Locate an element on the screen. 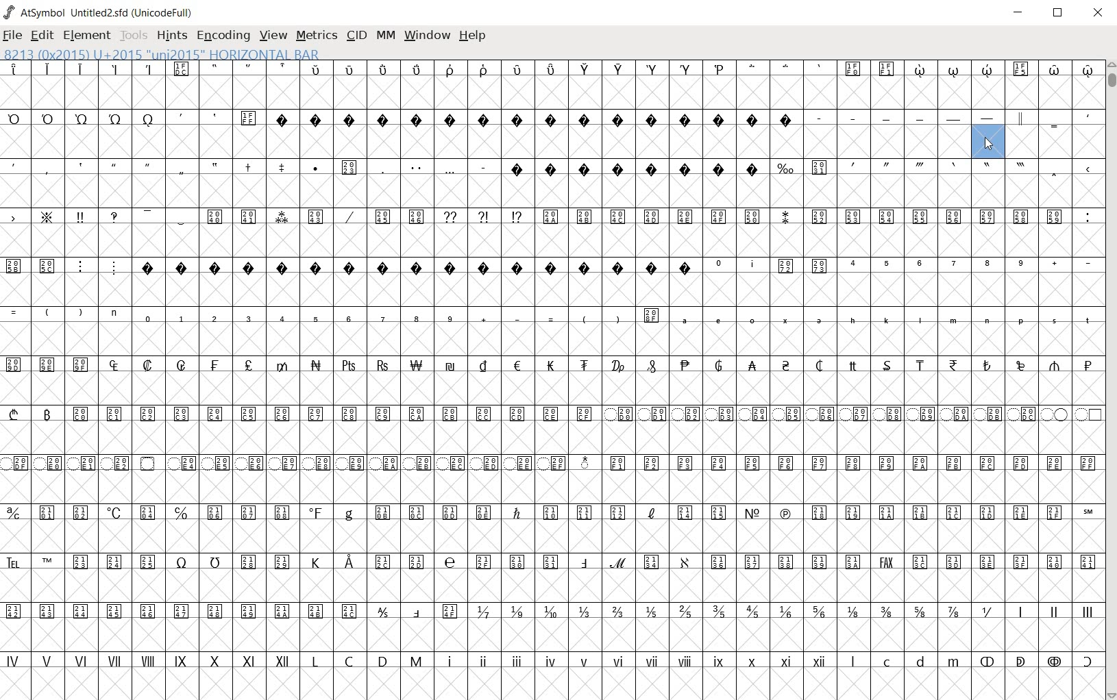  WINDOW is located at coordinates (428, 35).